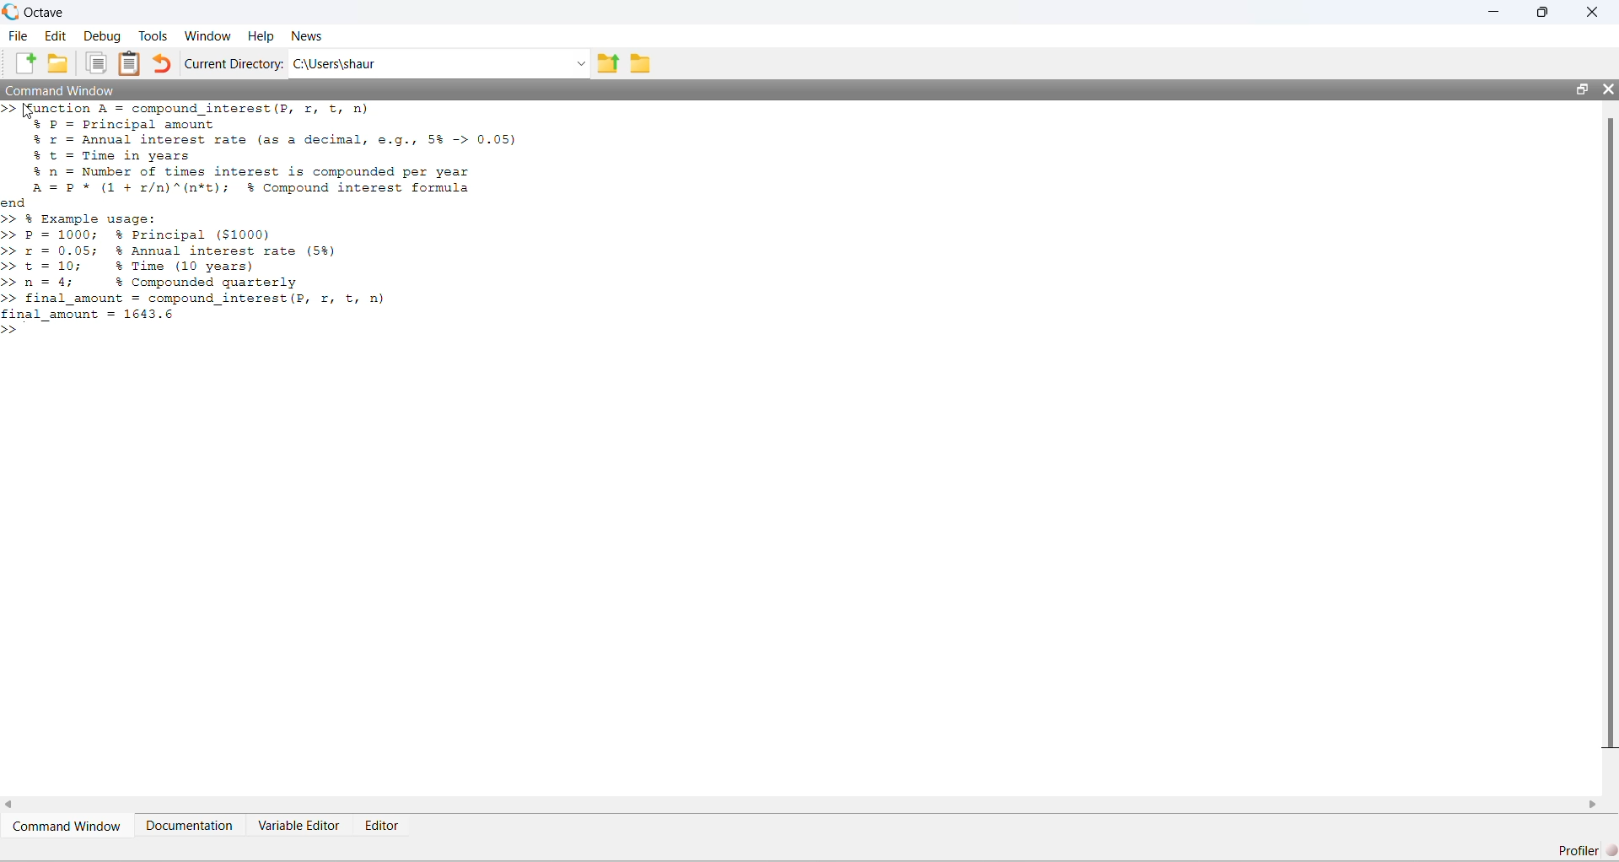 This screenshot has height=862, width=1619. Describe the element at coordinates (55, 35) in the screenshot. I see `Edit` at that location.